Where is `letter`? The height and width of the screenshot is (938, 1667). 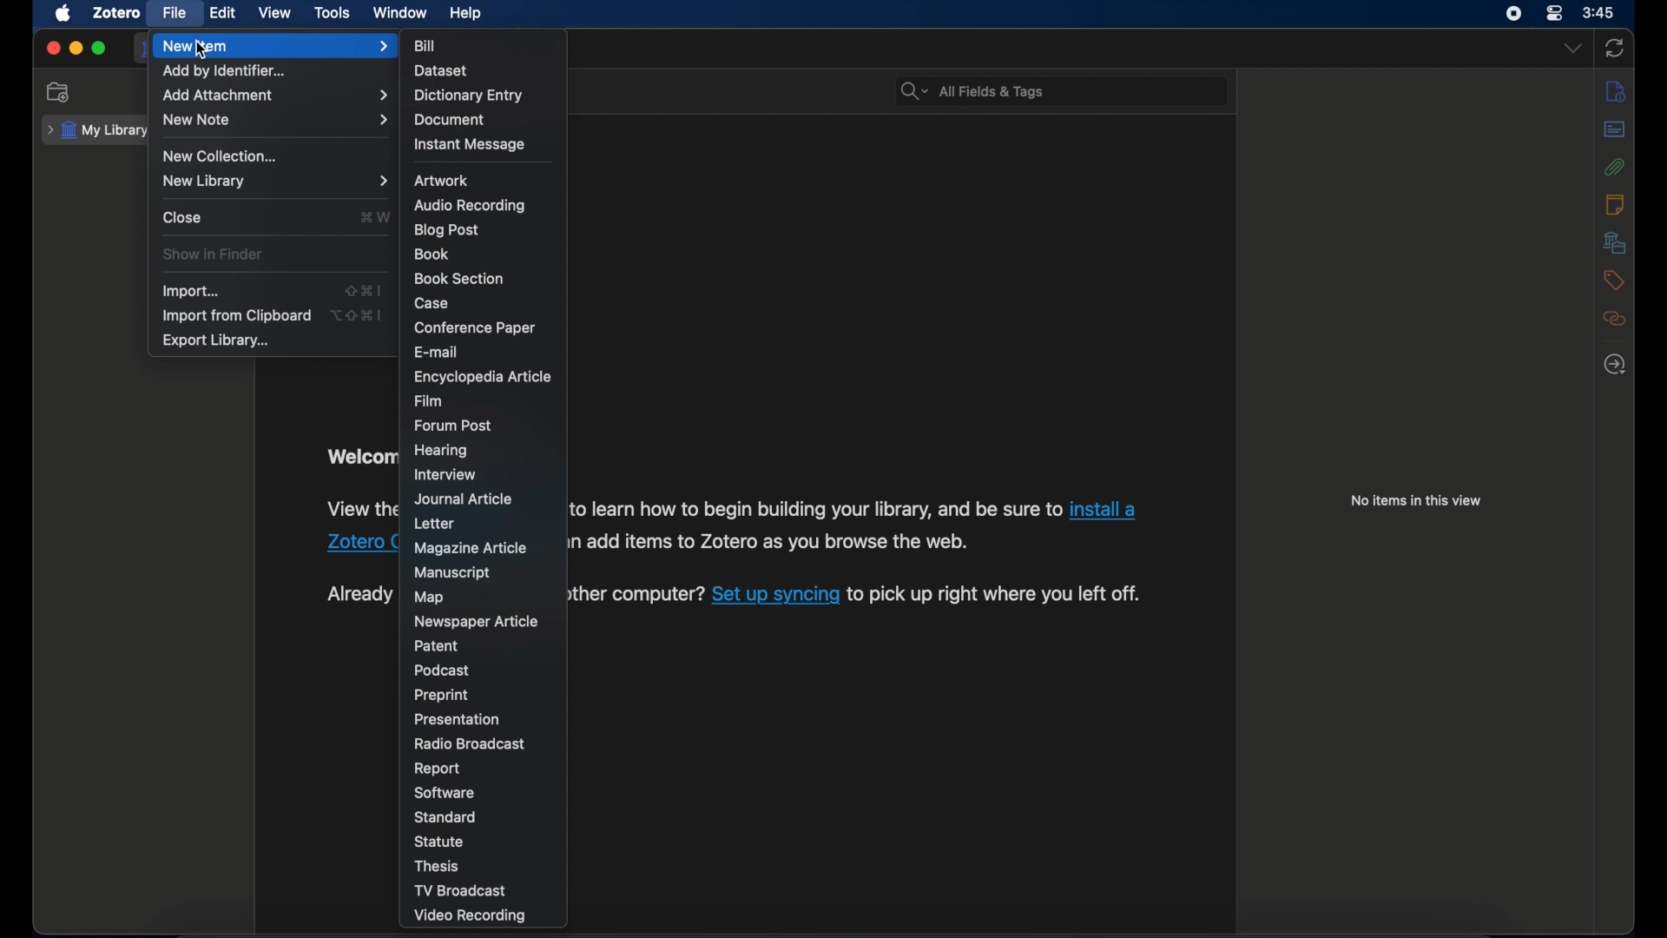 letter is located at coordinates (434, 524).